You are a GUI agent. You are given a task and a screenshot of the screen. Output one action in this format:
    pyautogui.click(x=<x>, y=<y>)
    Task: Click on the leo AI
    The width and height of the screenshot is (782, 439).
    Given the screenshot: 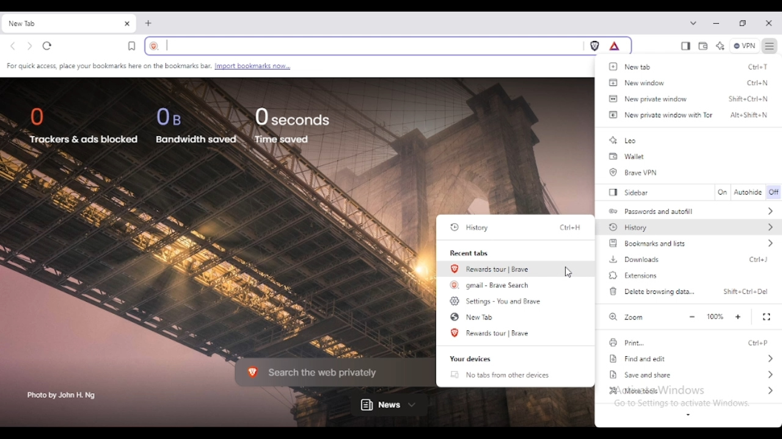 What is the action you would take?
    pyautogui.click(x=720, y=47)
    